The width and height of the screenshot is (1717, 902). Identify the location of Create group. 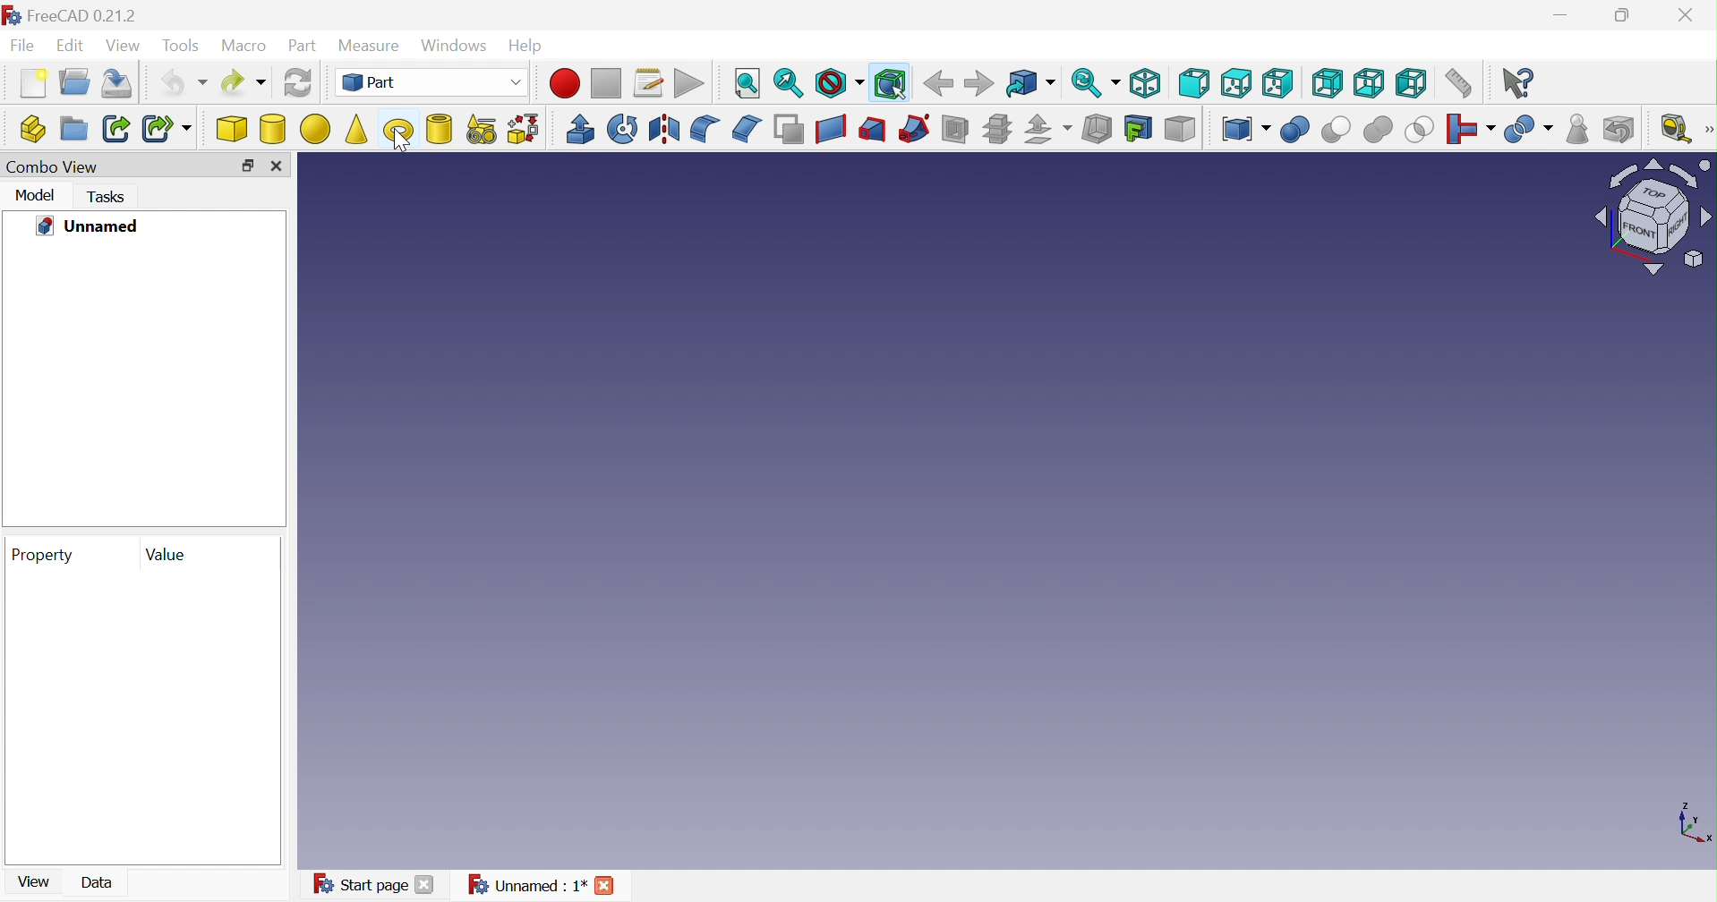
(74, 81).